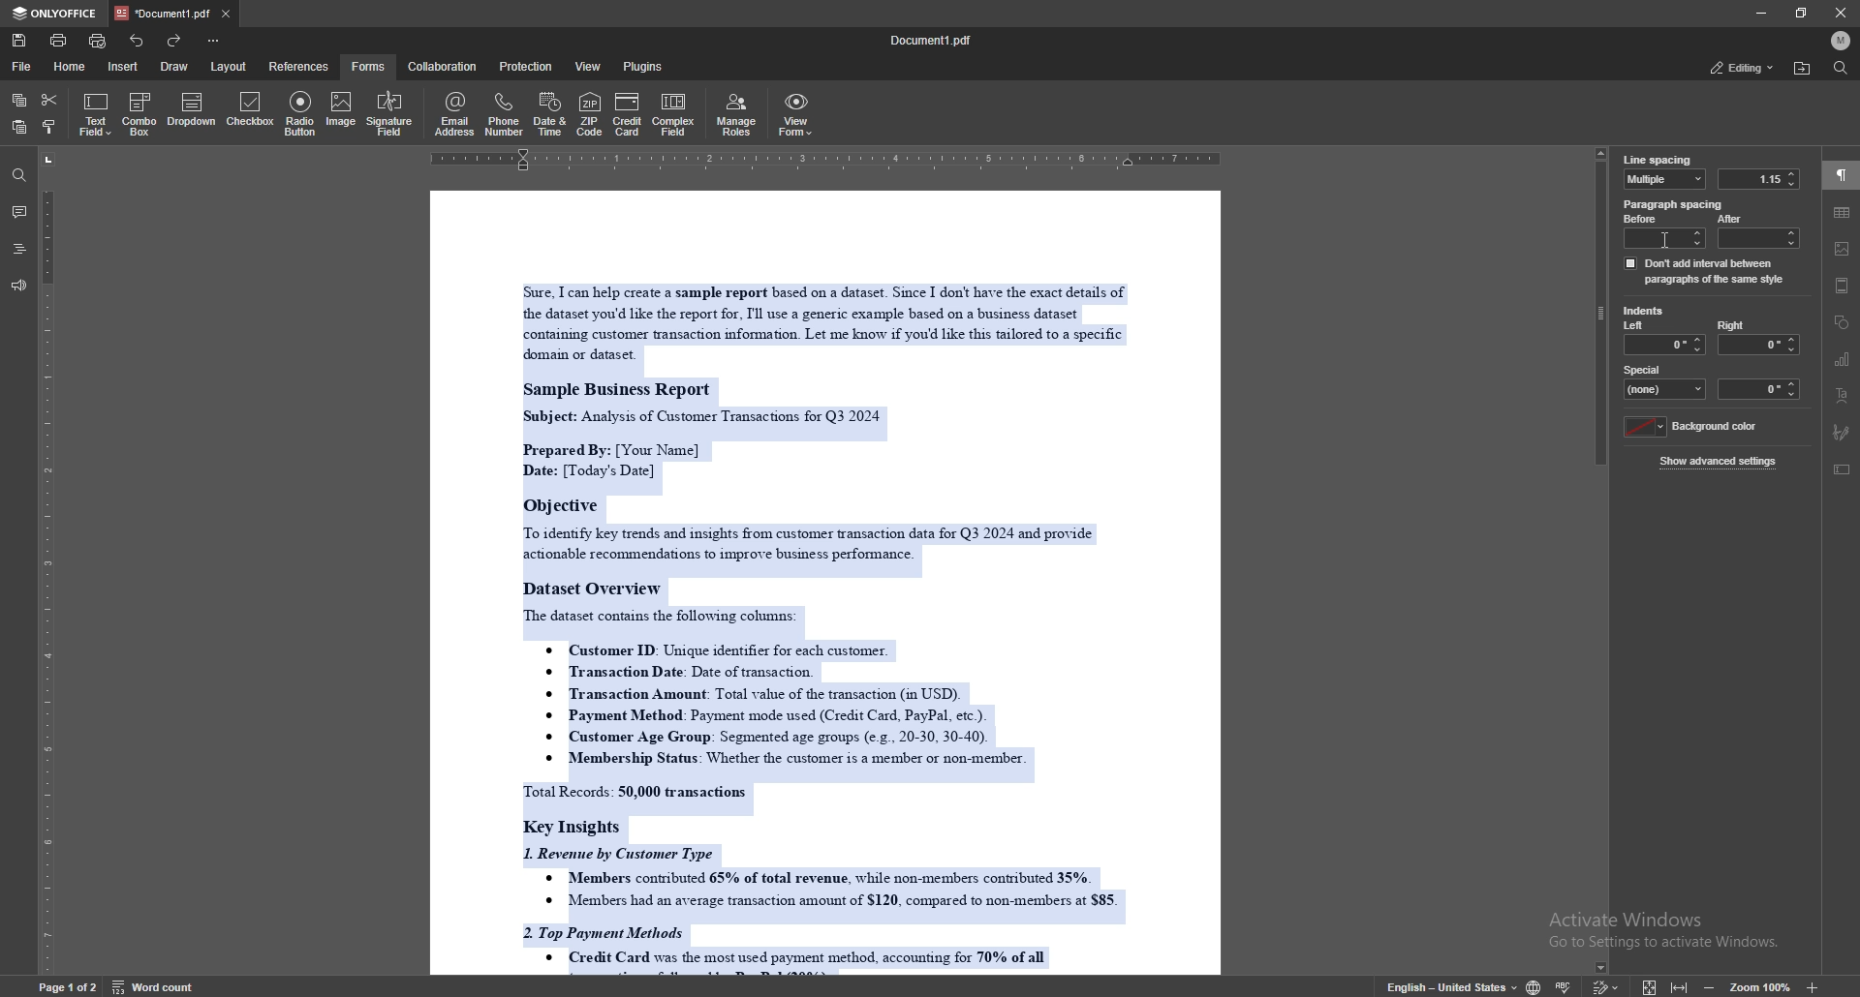  Describe the element at coordinates (122, 66) in the screenshot. I see `insert` at that location.